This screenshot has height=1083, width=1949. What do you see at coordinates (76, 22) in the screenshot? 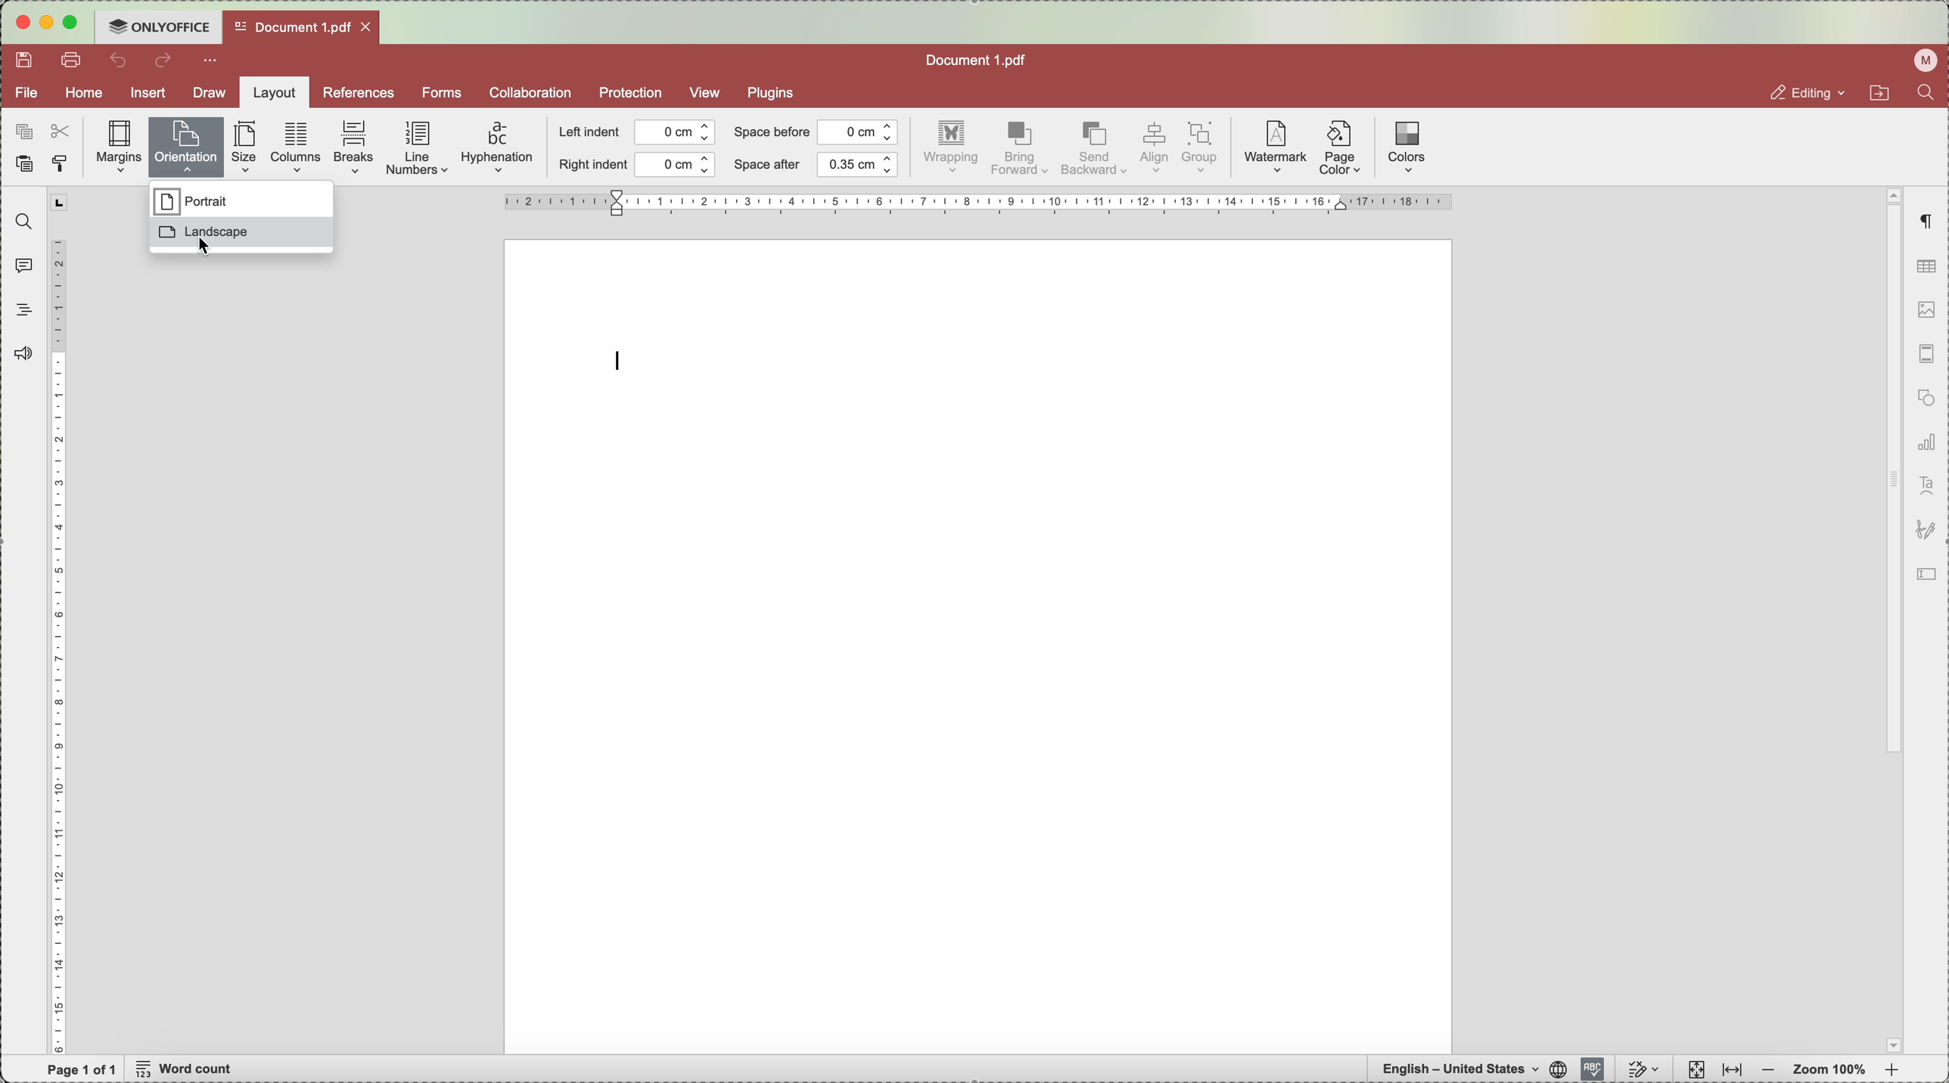
I see `maximize` at bounding box center [76, 22].